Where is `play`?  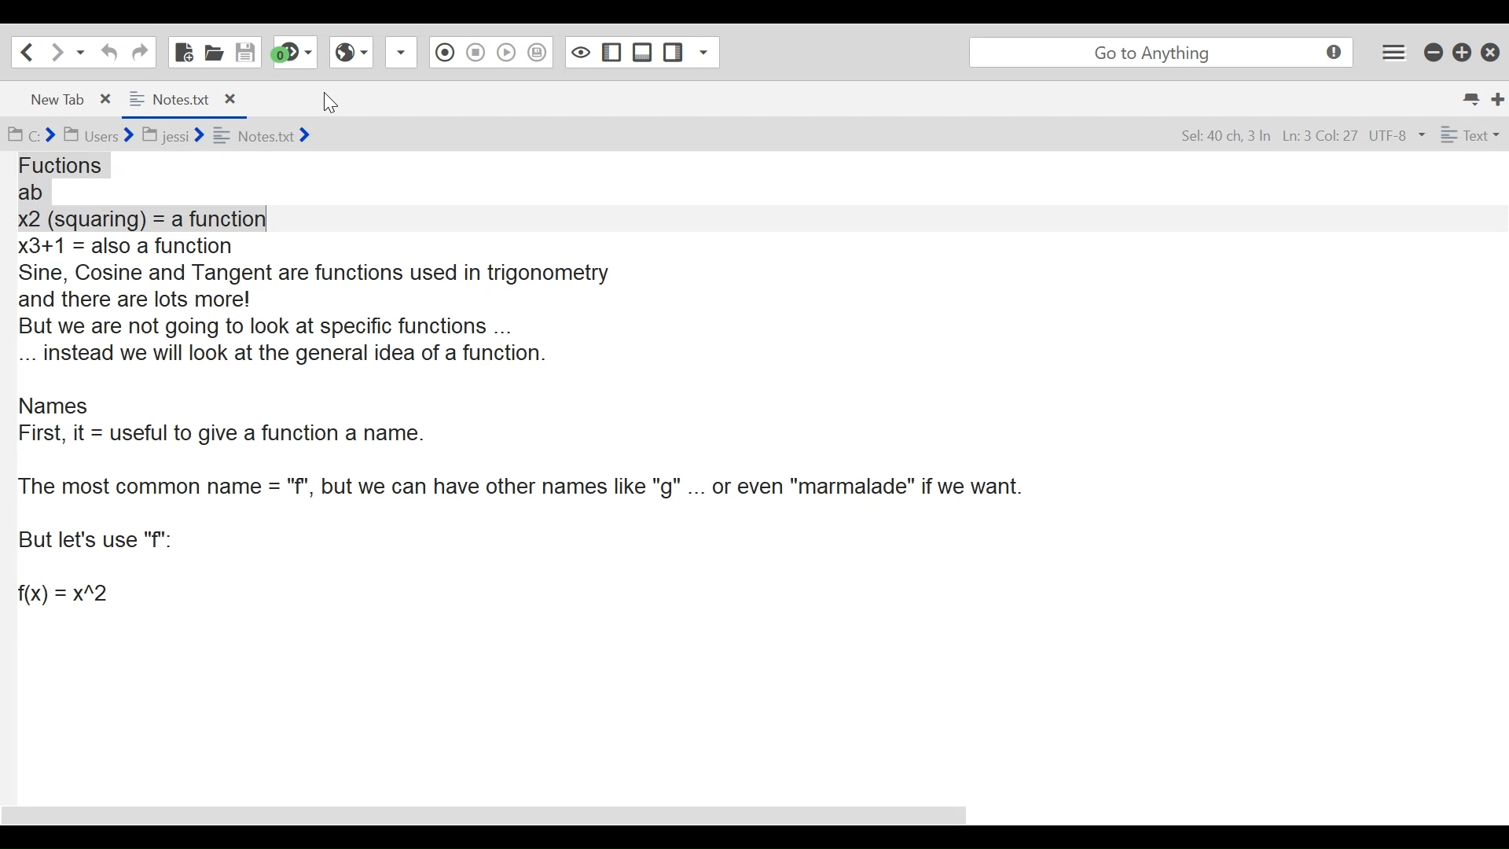
play is located at coordinates (505, 53).